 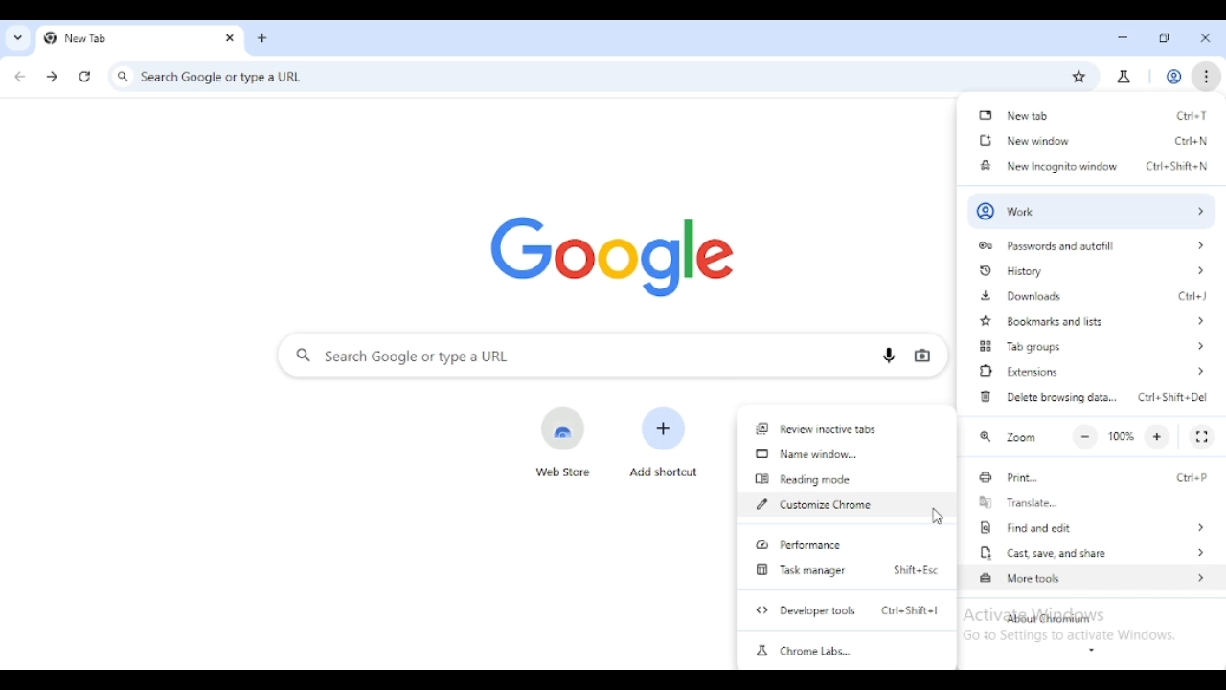 I want to click on shortcut for developer tools, so click(x=910, y=609).